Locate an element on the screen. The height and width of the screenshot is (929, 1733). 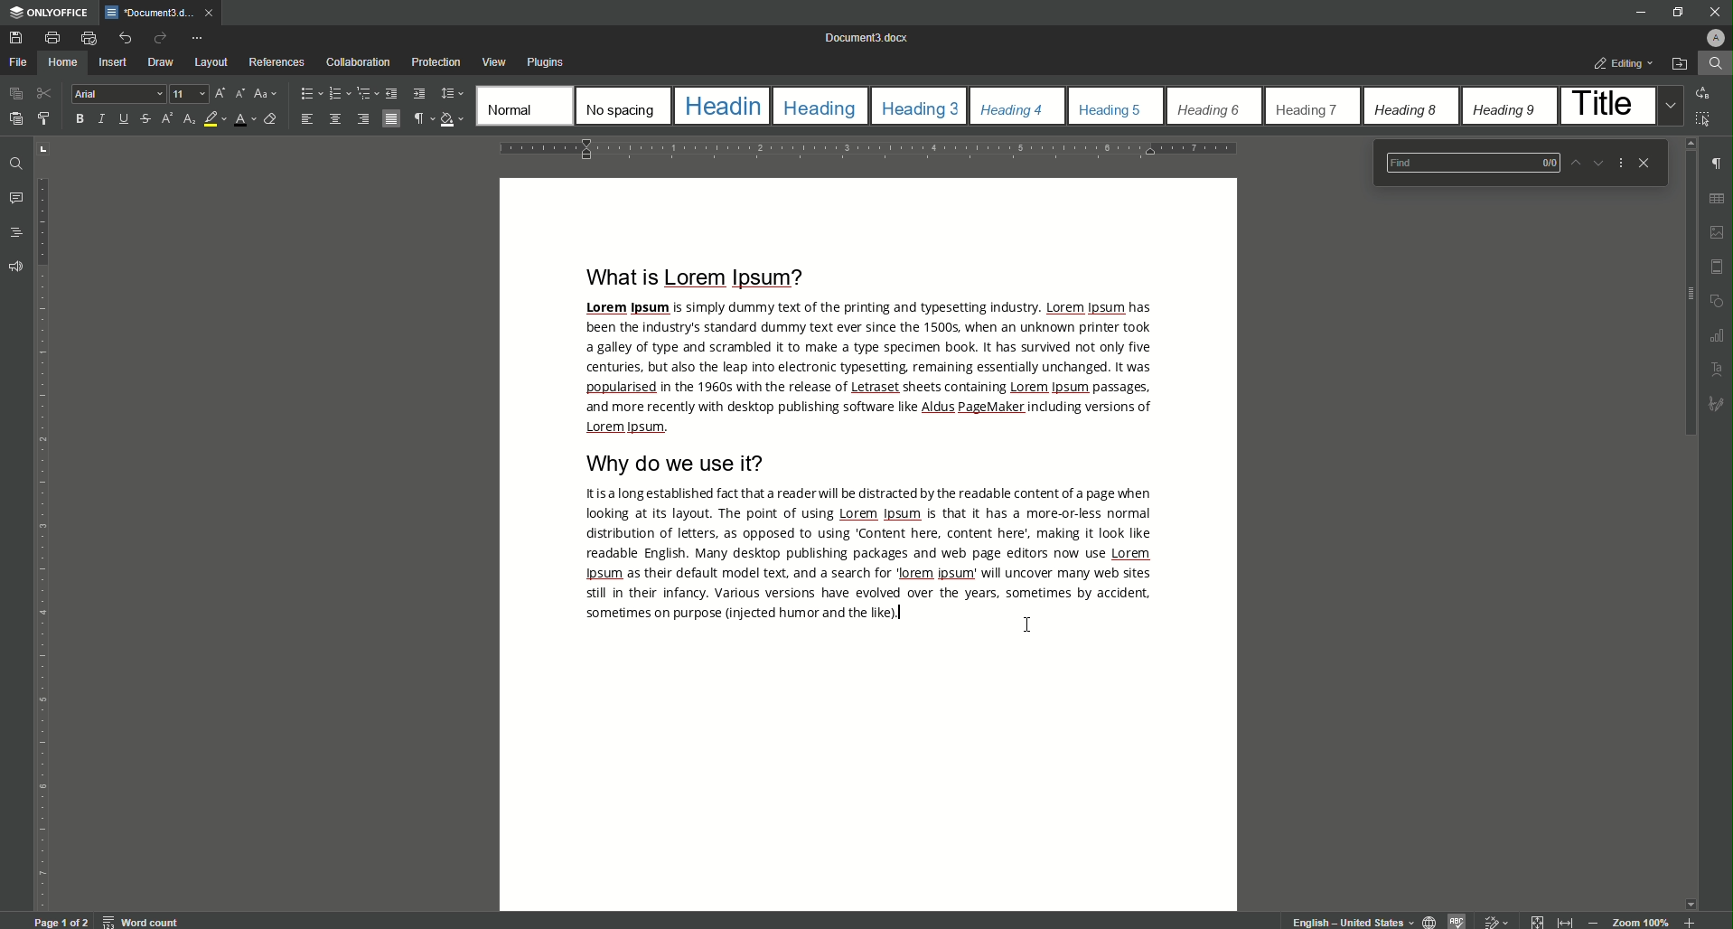
Document ) is located at coordinates (159, 14).